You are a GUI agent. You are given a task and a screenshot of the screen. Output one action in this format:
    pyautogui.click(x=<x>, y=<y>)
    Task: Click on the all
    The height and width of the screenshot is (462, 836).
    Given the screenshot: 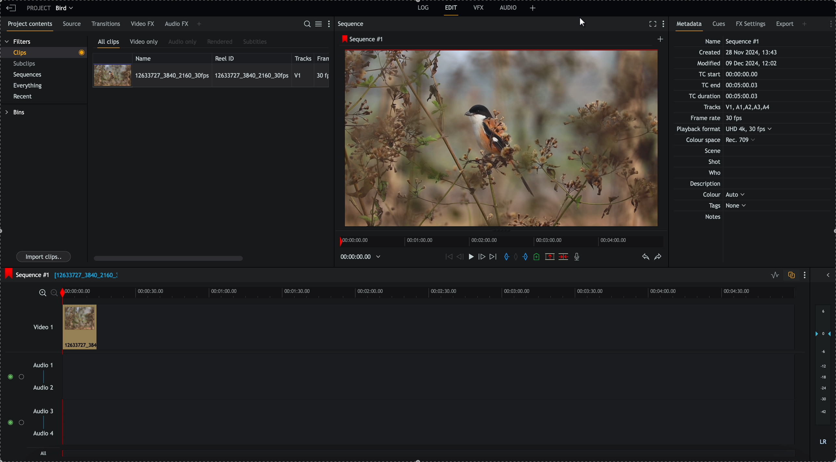 What is the action you would take?
    pyautogui.click(x=429, y=456)
    